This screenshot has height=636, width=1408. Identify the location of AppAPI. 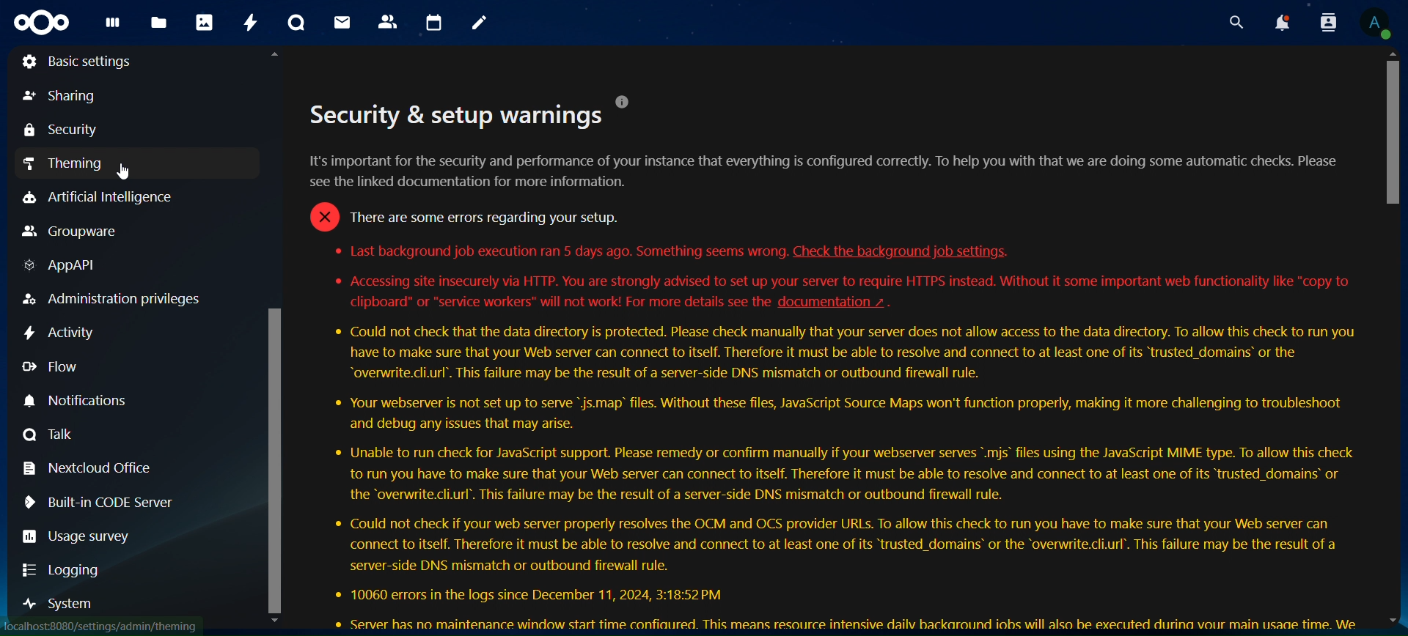
(65, 267).